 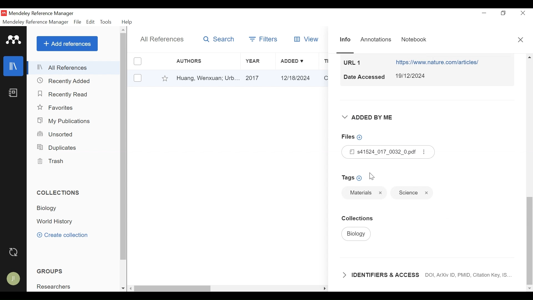 I want to click on Restore, so click(x=502, y=13).